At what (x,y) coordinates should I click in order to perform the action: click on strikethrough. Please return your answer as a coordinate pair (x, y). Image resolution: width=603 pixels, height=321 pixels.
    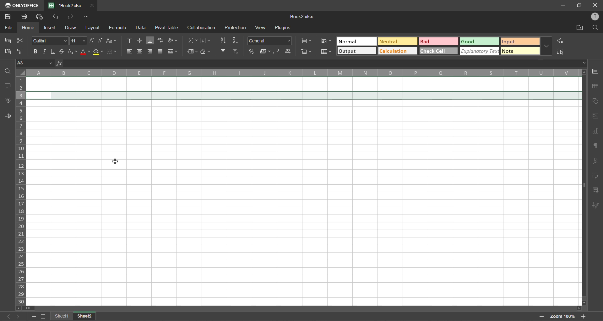
    Looking at the image, I should click on (63, 51).